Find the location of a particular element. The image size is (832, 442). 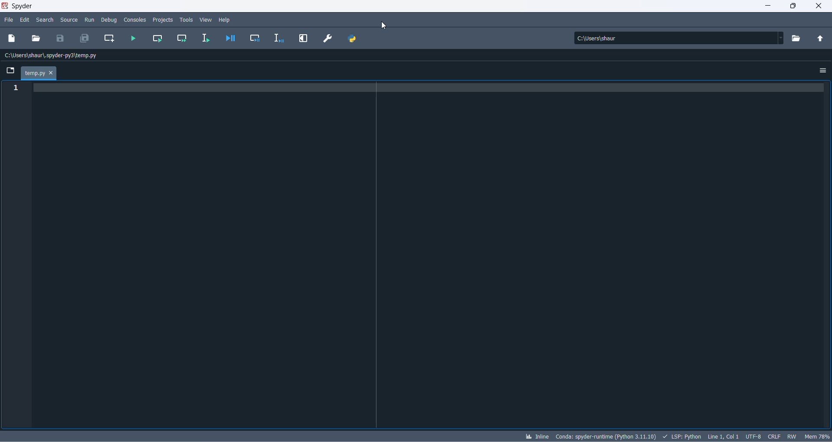

cursor is located at coordinates (383, 26).